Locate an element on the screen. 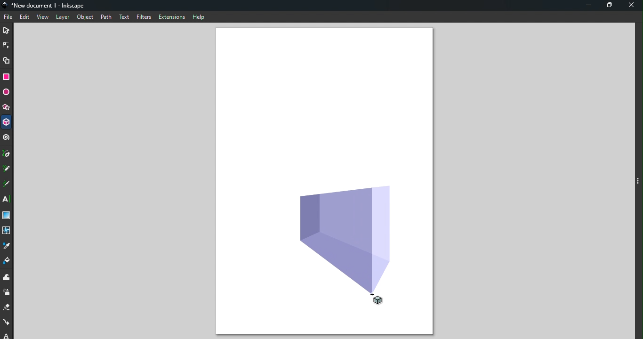 The image size is (643, 339). Close is located at coordinates (631, 7).